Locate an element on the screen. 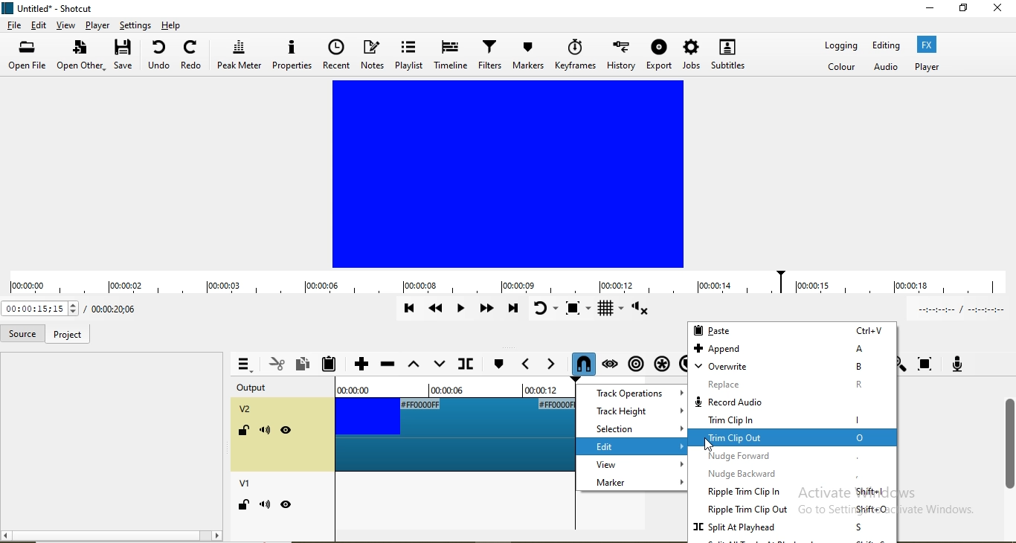 The width and height of the screenshot is (1016, 543). highlighted is located at coordinates (794, 436).